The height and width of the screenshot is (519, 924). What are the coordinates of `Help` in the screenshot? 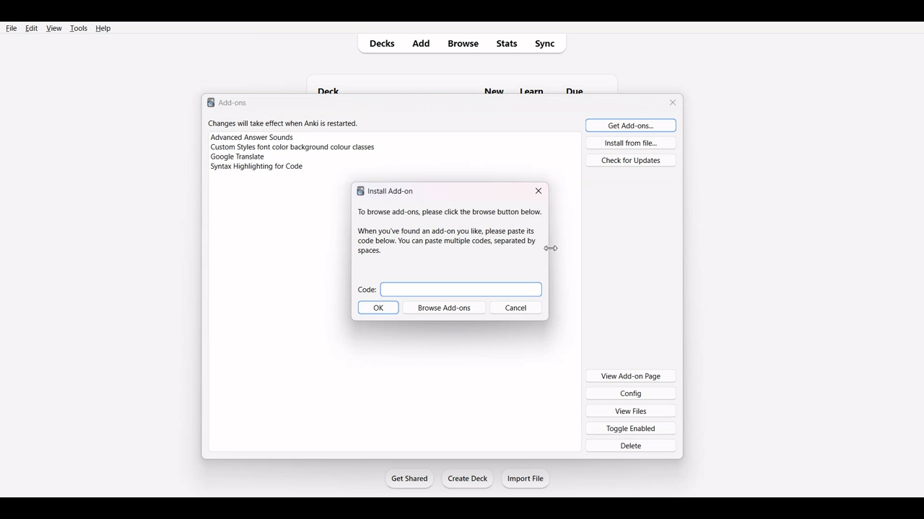 It's located at (103, 28).